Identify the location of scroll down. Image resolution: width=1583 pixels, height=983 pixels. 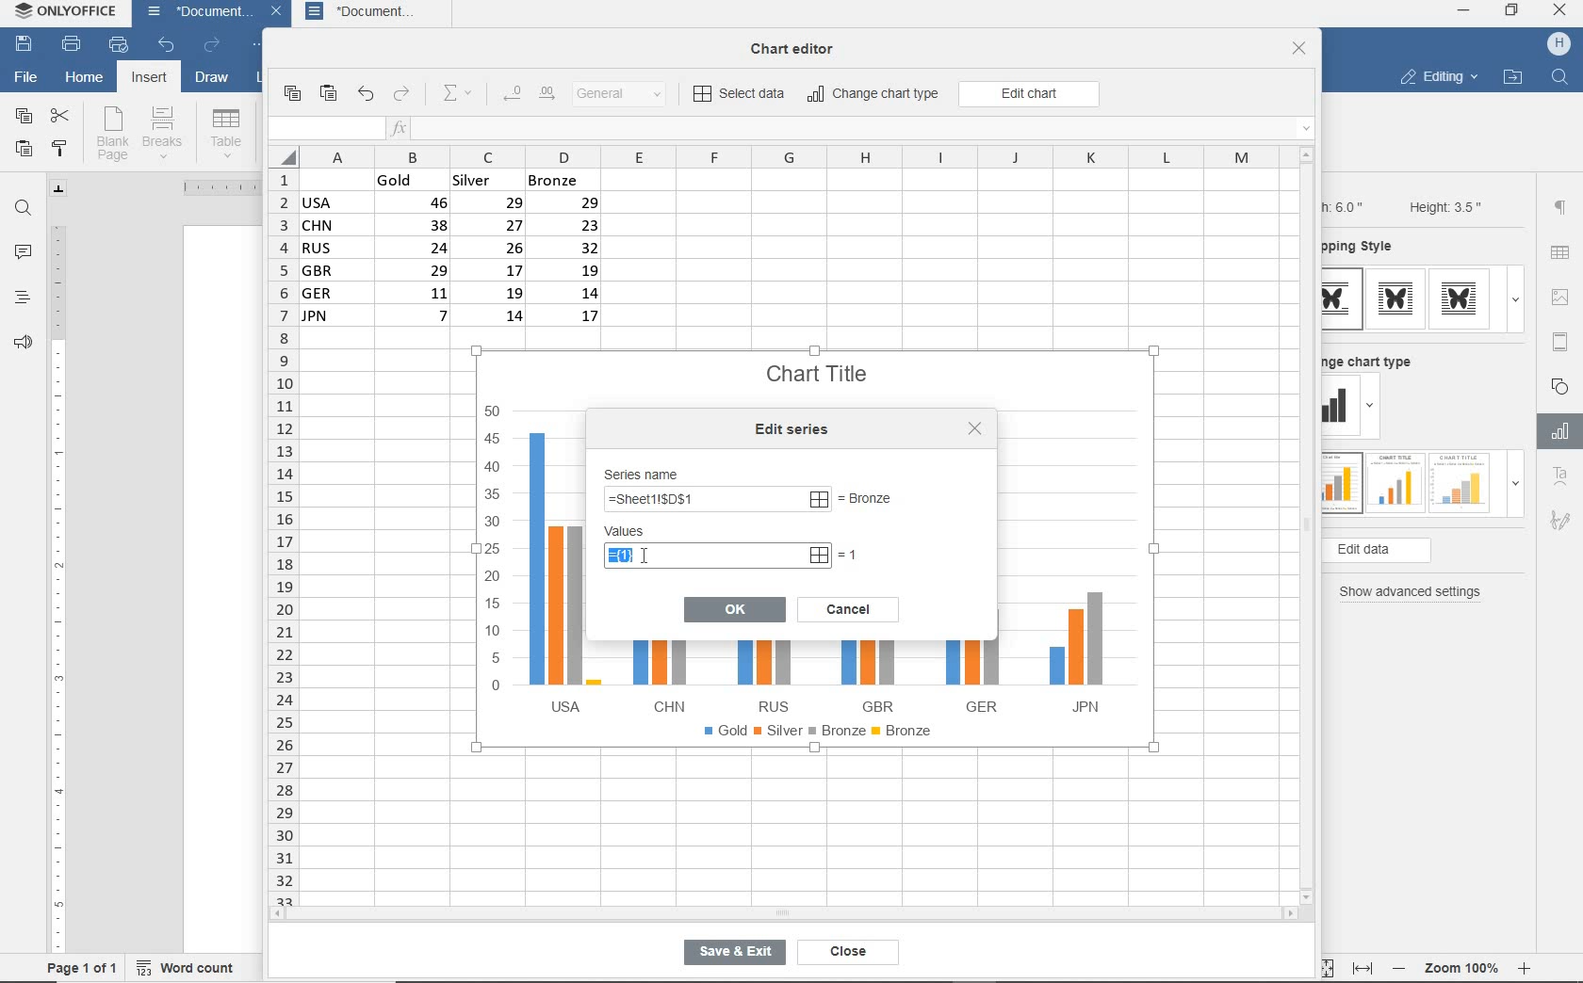
(1308, 895).